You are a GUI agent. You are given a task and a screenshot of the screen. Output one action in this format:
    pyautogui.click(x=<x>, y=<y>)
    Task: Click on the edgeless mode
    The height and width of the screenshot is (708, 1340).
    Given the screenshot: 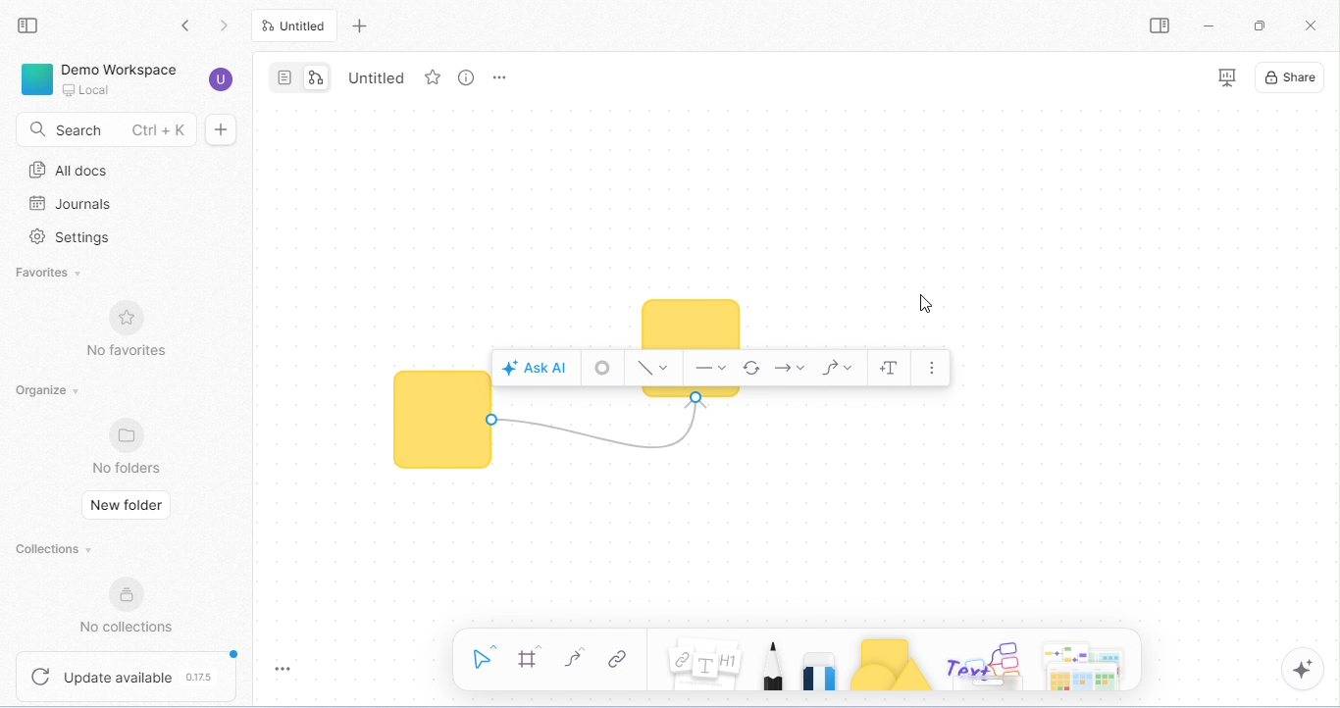 What is the action you would take?
    pyautogui.click(x=320, y=77)
    